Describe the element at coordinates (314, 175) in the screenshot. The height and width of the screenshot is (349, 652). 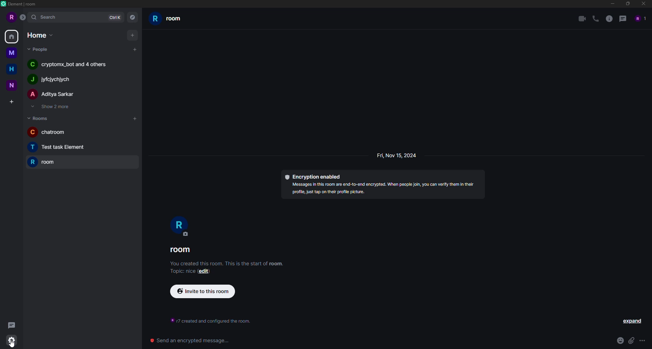
I see `encryption enabled` at that location.